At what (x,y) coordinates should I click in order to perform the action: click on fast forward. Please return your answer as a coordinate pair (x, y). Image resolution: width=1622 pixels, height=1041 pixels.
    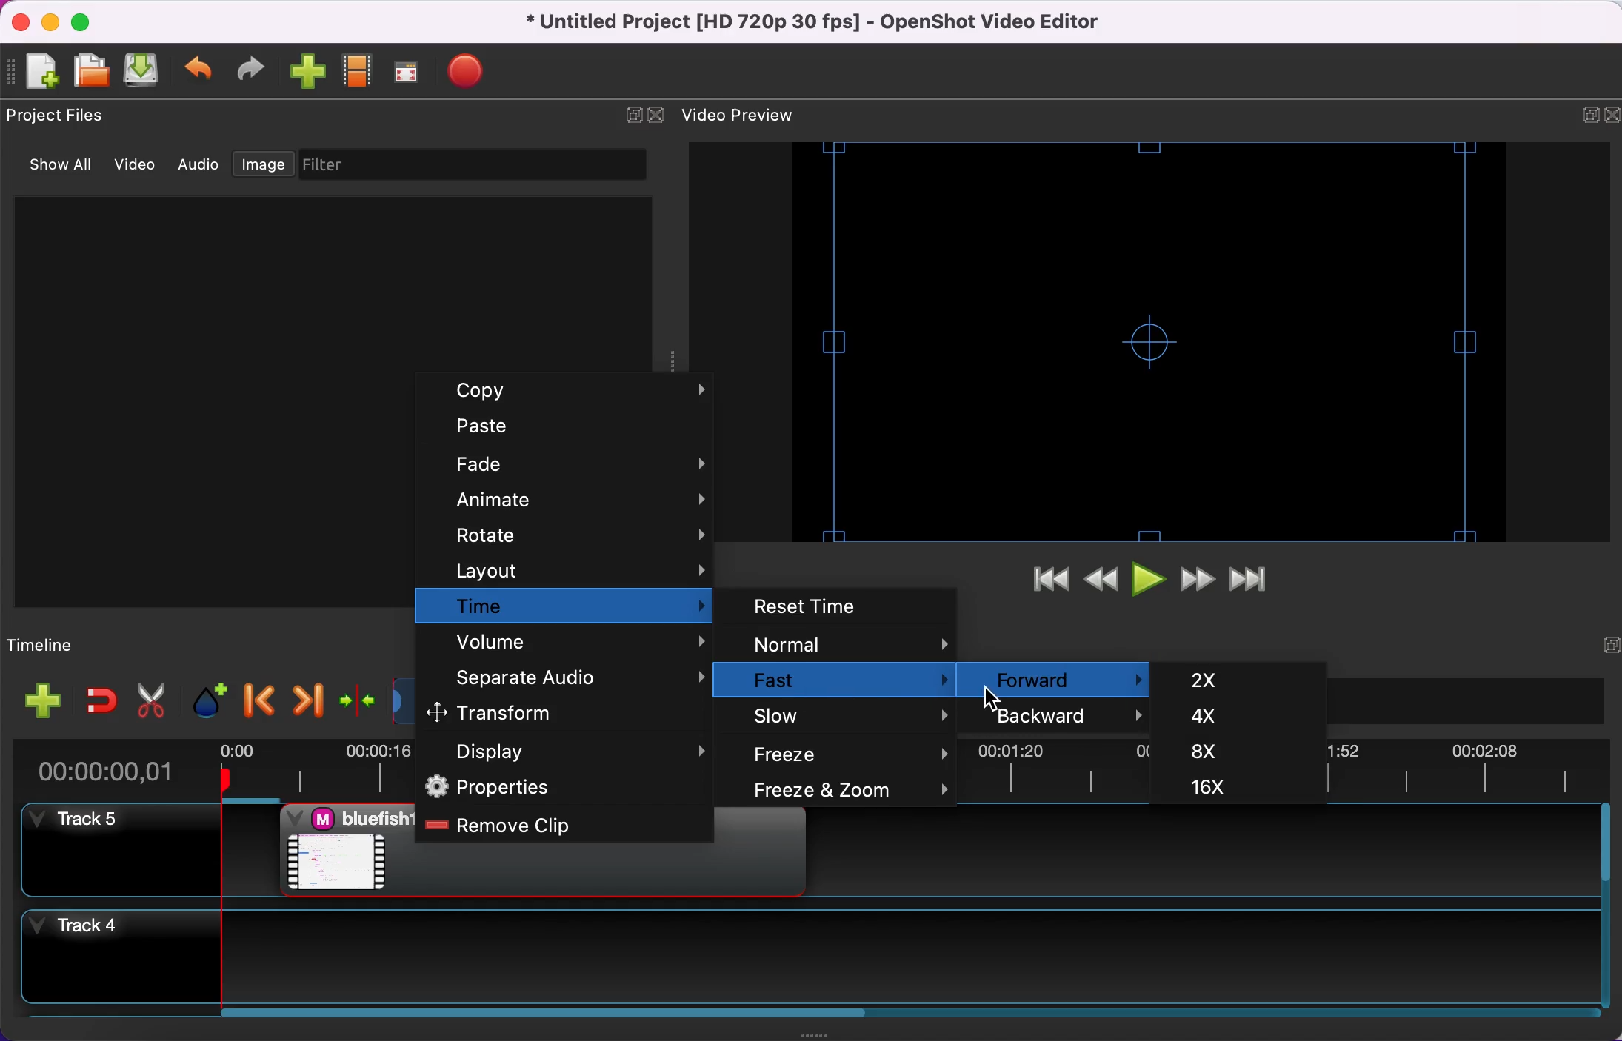
    Looking at the image, I should click on (1198, 580).